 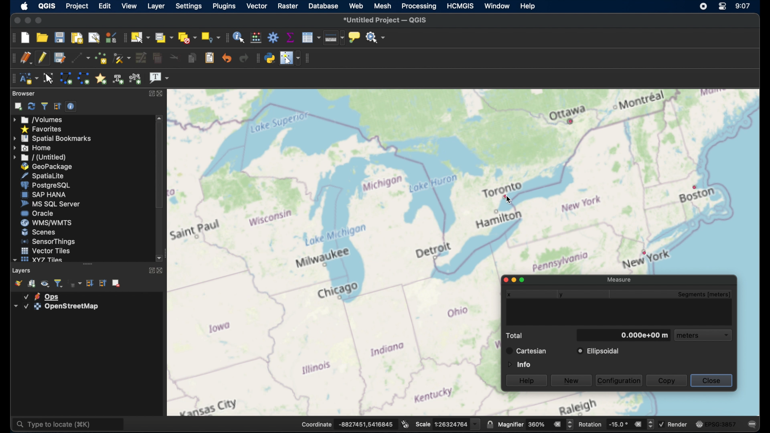 What do you see at coordinates (46, 223) in the screenshot?
I see `wms/wmts` at bounding box center [46, 223].